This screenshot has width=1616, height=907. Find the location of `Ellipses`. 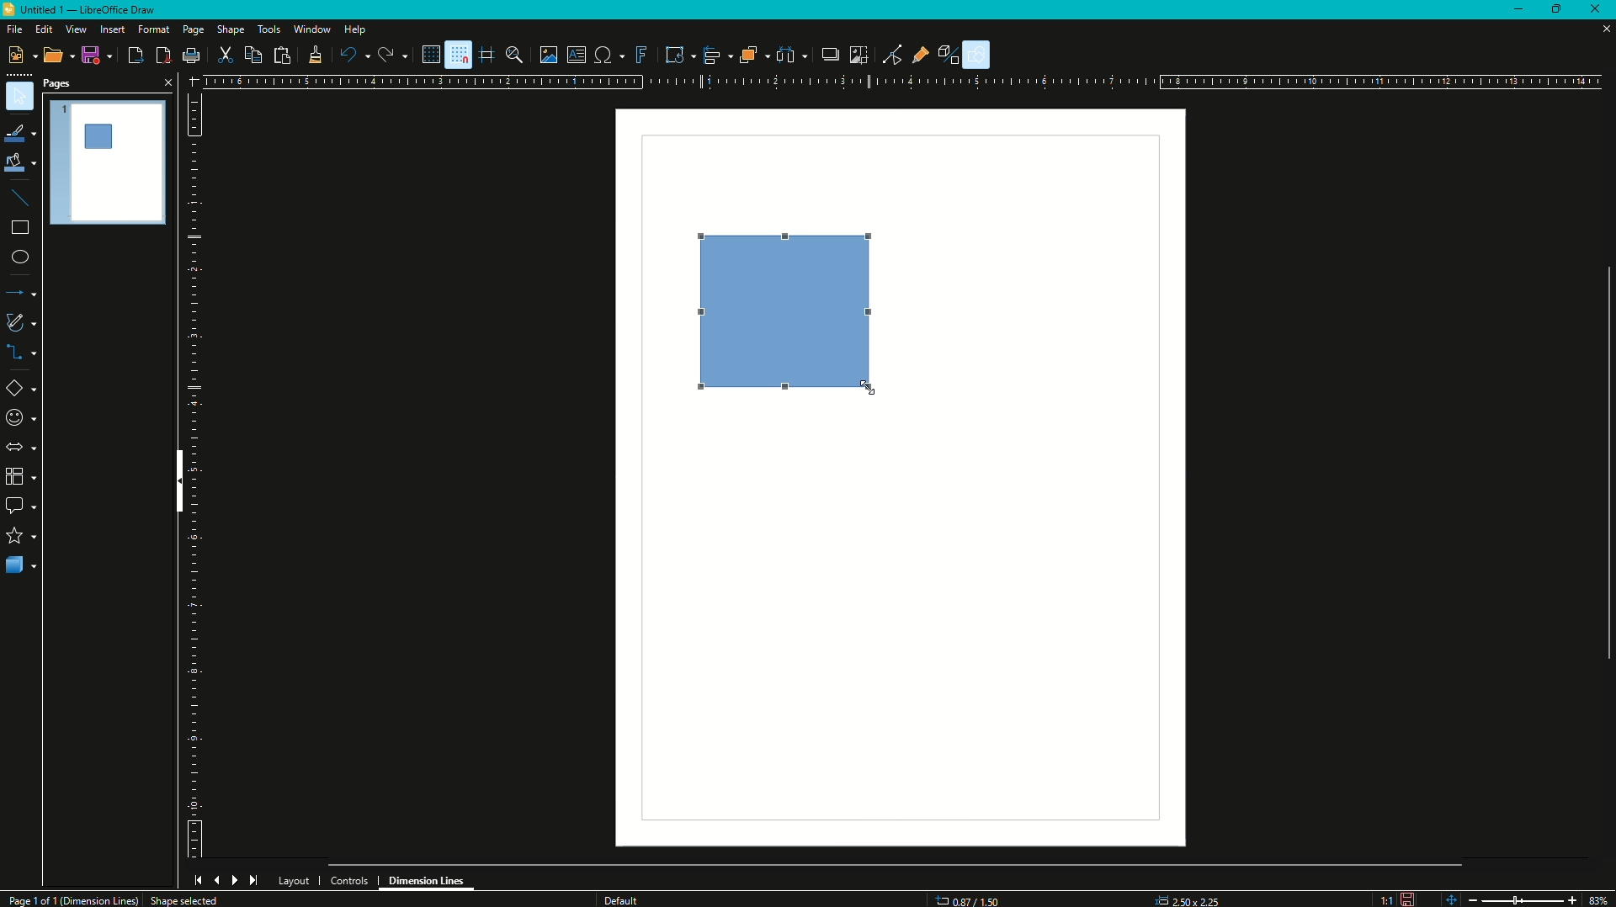

Ellipses is located at coordinates (19, 258).